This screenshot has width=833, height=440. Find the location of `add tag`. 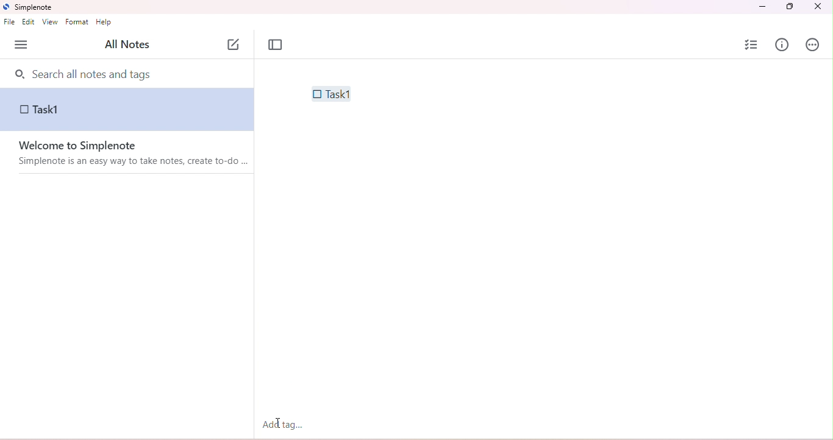

add tag is located at coordinates (282, 424).